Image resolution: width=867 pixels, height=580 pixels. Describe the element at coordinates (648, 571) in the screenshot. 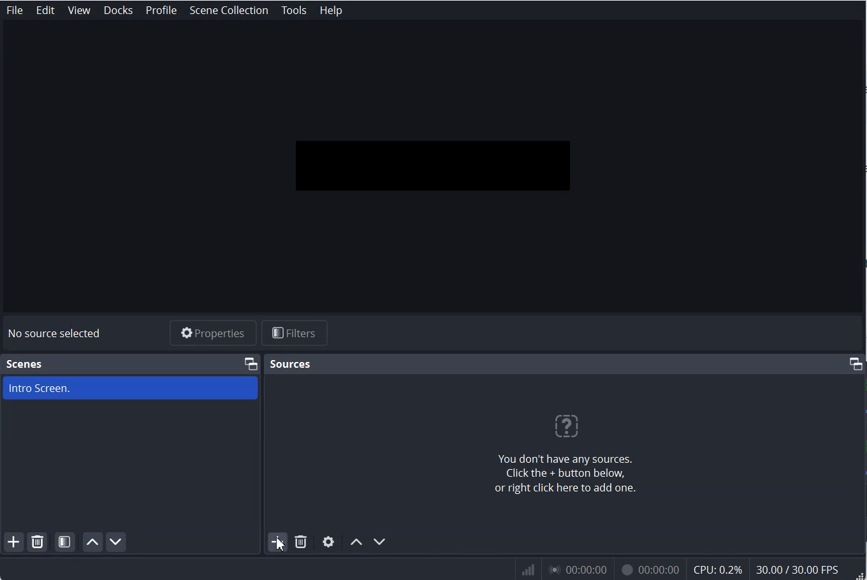

I see `00:00:00` at that location.